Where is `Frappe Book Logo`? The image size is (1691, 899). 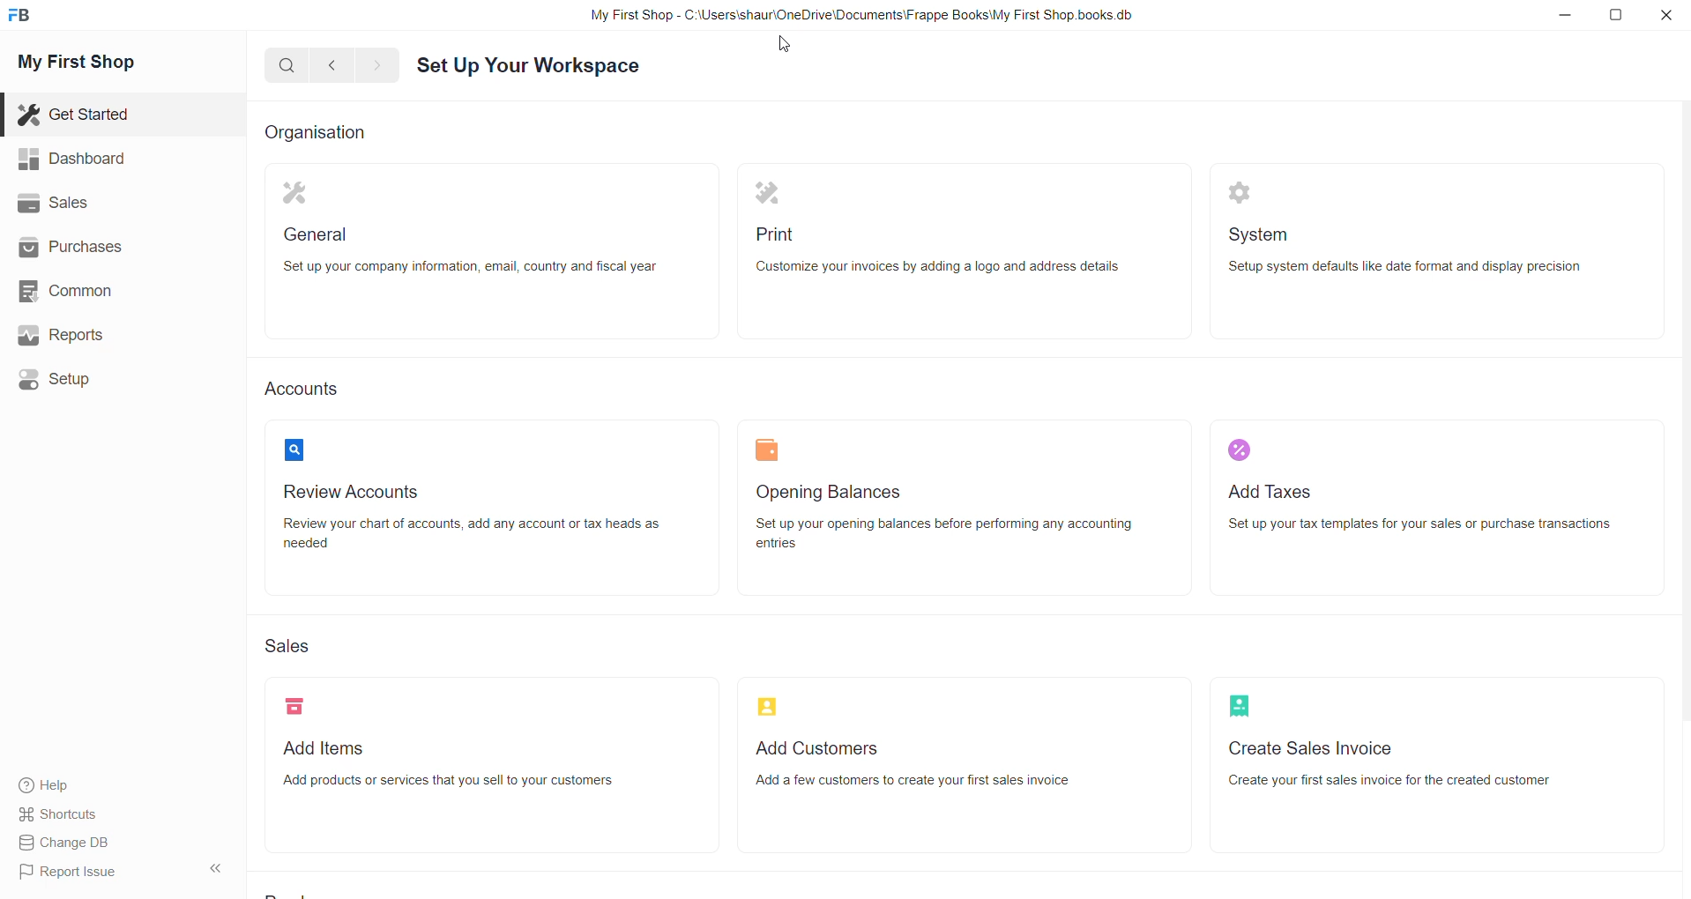
Frappe Book Logo is located at coordinates (34, 15).